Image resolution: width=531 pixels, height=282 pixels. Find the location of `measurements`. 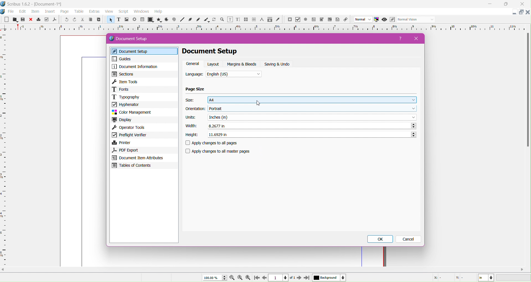

measurements is located at coordinates (262, 20).